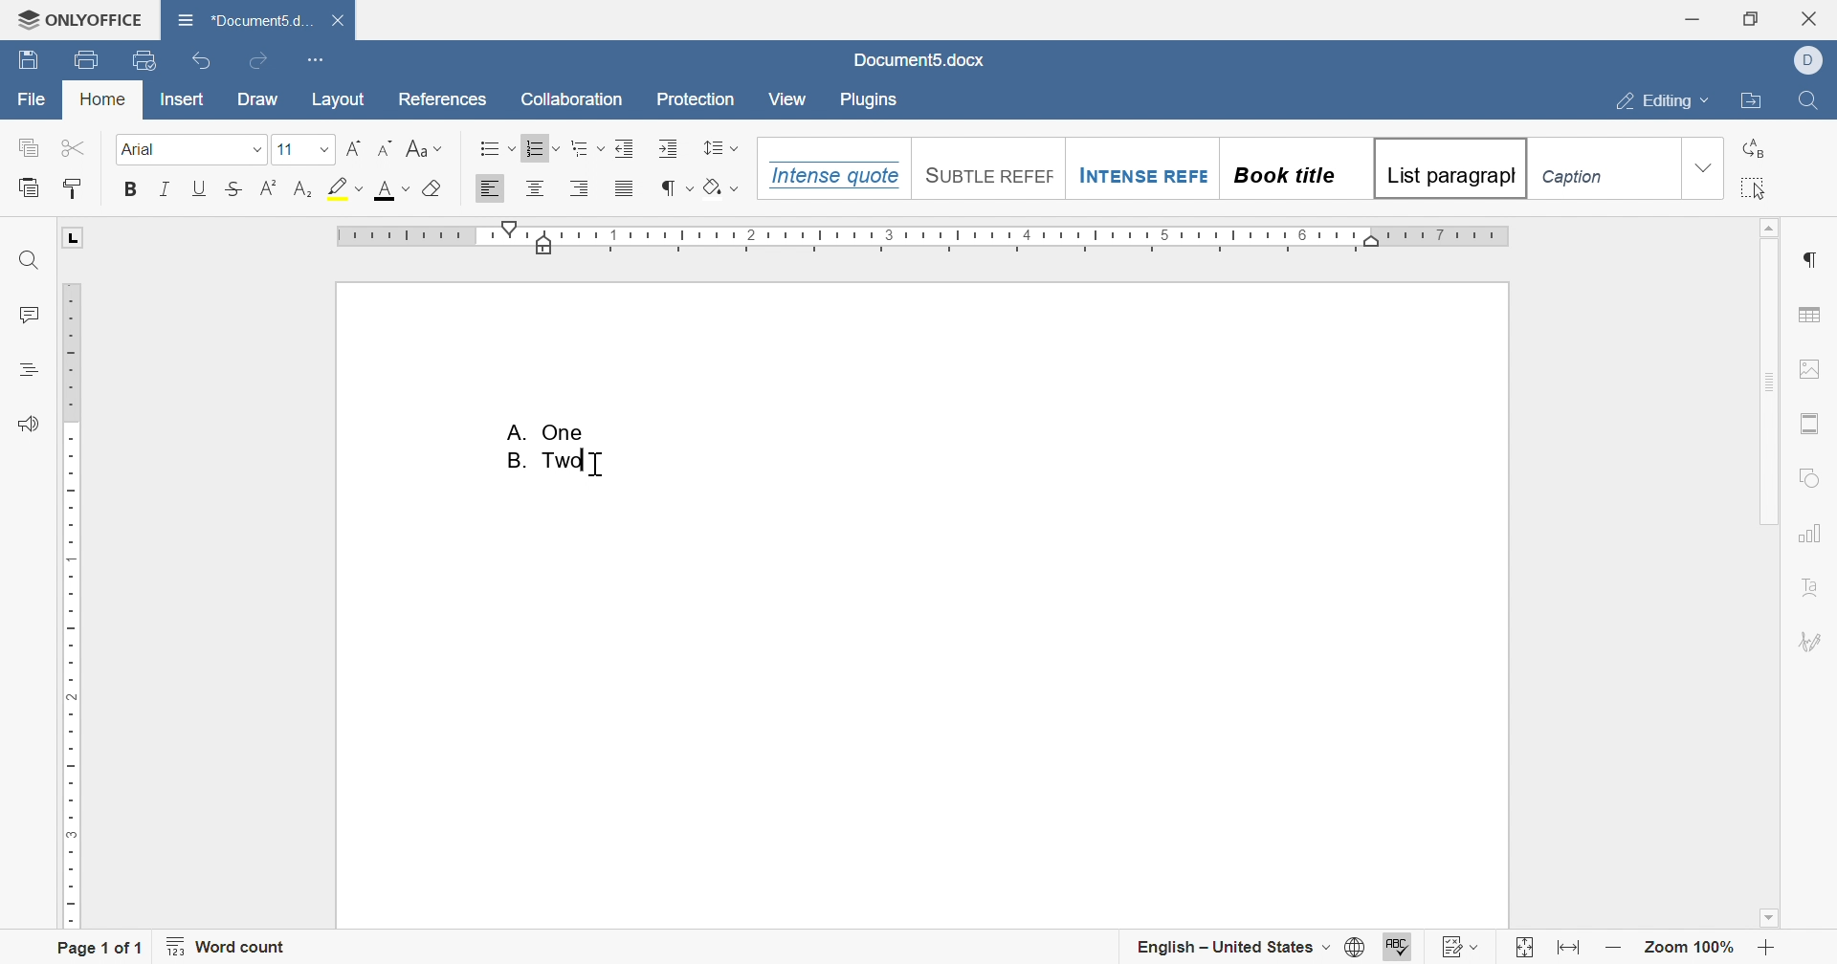 This screenshot has height=964, width=1837. I want to click on Strikethrough, so click(234, 186).